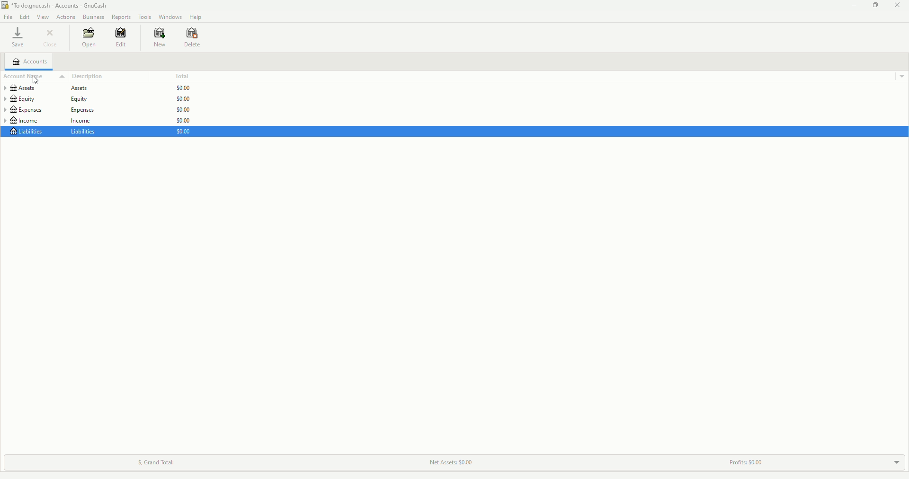 The width and height of the screenshot is (909, 479). Describe the element at coordinates (45, 98) in the screenshot. I see `Equity` at that location.